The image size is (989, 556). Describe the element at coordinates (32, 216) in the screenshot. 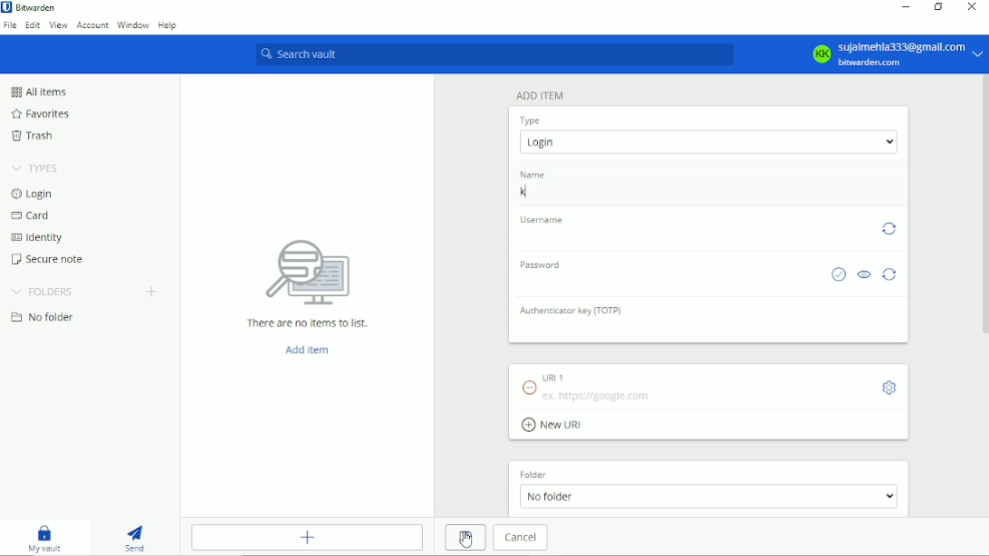

I see `Card` at that location.